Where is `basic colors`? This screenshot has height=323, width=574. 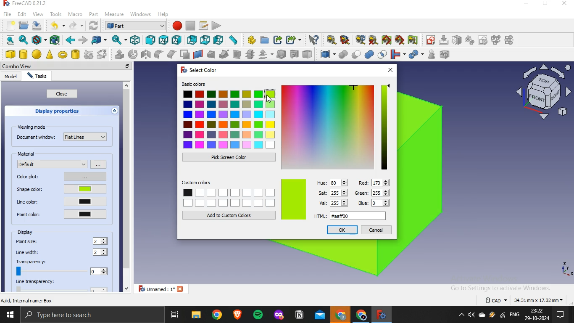
basic colors is located at coordinates (229, 116).